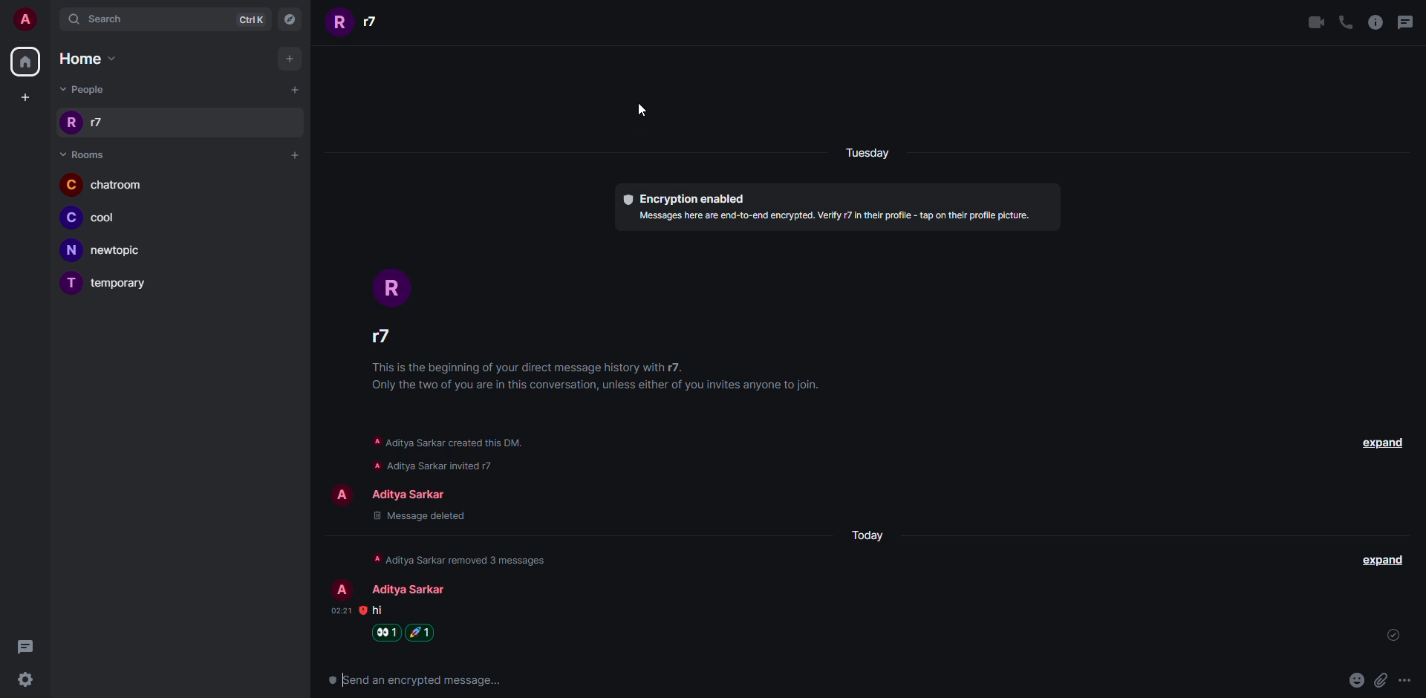 This screenshot has width=1426, height=698. I want to click on account, so click(25, 19).